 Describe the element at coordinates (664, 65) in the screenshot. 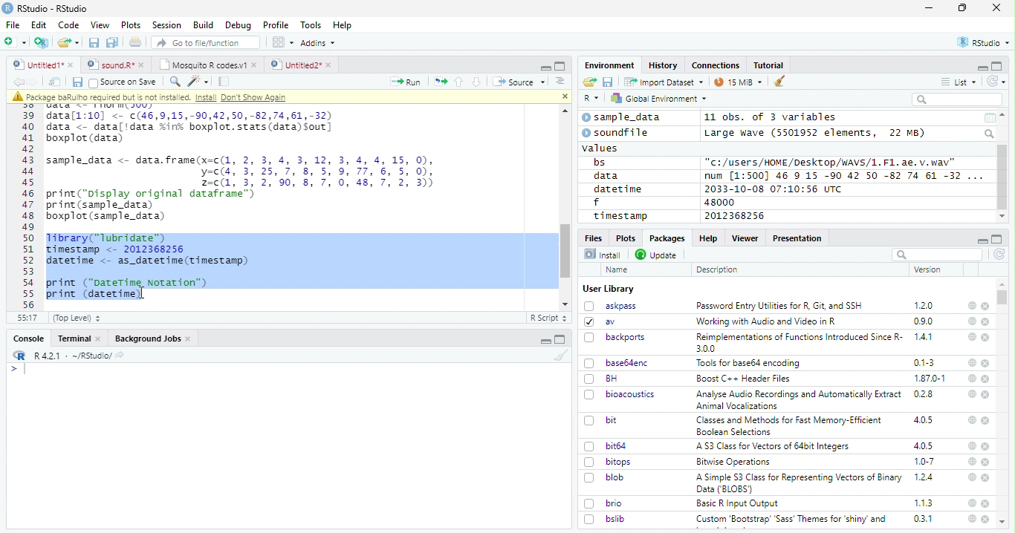

I see `History` at that location.